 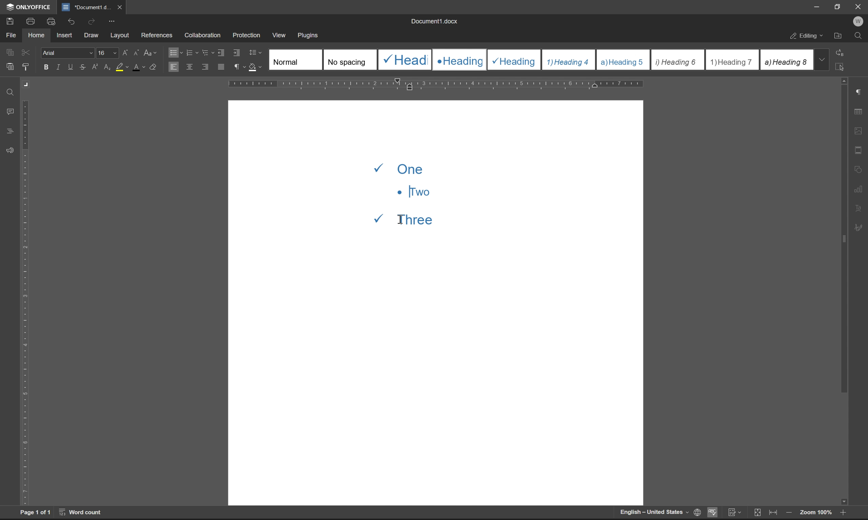 I want to click on Cursor, so click(x=402, y=219).